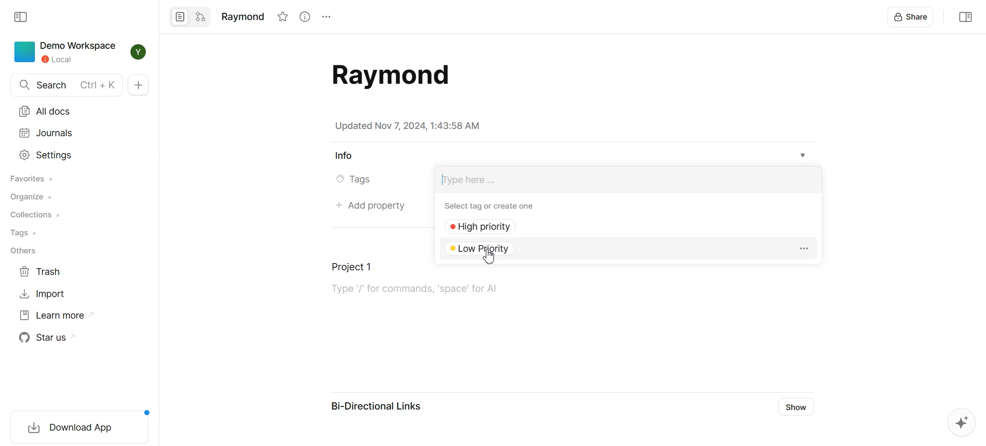 The image size is (986, 446). What do you see at coordinates (140, 52) in the screenshot?
I see `Profile` at bounding box center [140, 52].